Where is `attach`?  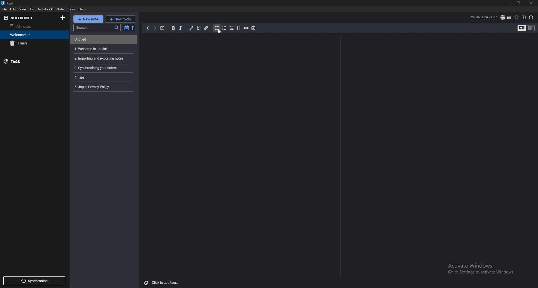
attach is located at coordinates (205, 28).